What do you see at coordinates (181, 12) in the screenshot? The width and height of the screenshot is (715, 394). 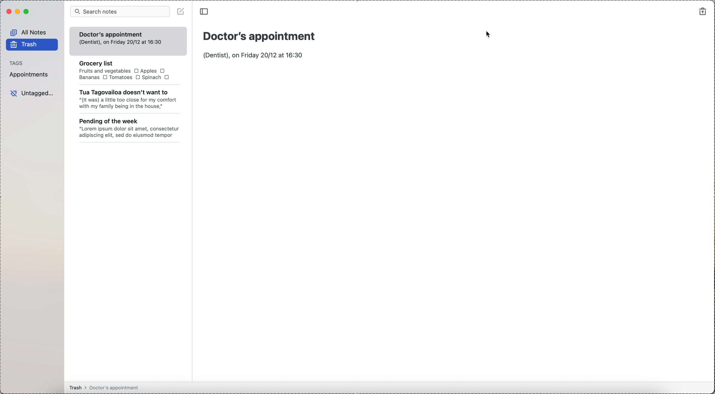 I see `disable create note` at bounding box center [181, 12].